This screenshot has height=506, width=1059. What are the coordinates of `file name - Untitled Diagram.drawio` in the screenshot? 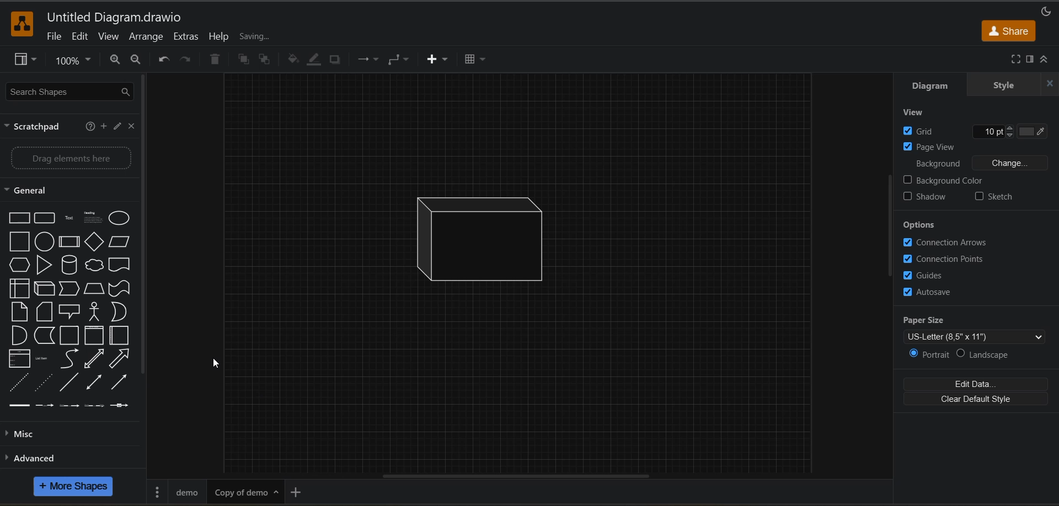 It's located at (120, 18).